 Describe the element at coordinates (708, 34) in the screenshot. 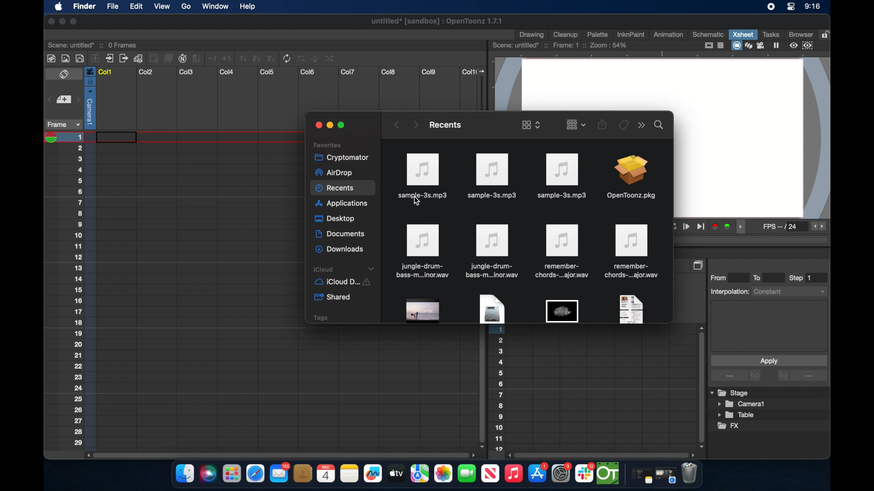

I see `schematic` at that location.